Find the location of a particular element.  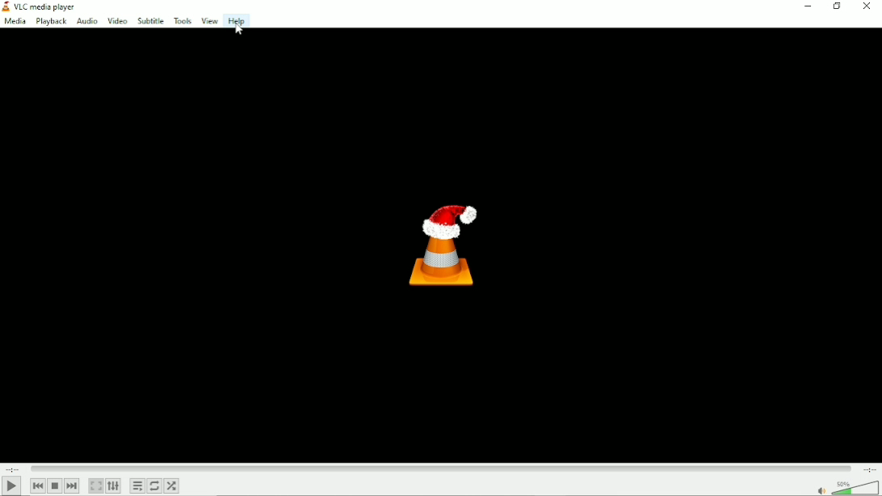

Toggle video in fullscreen is located at coordinates (96, 485).